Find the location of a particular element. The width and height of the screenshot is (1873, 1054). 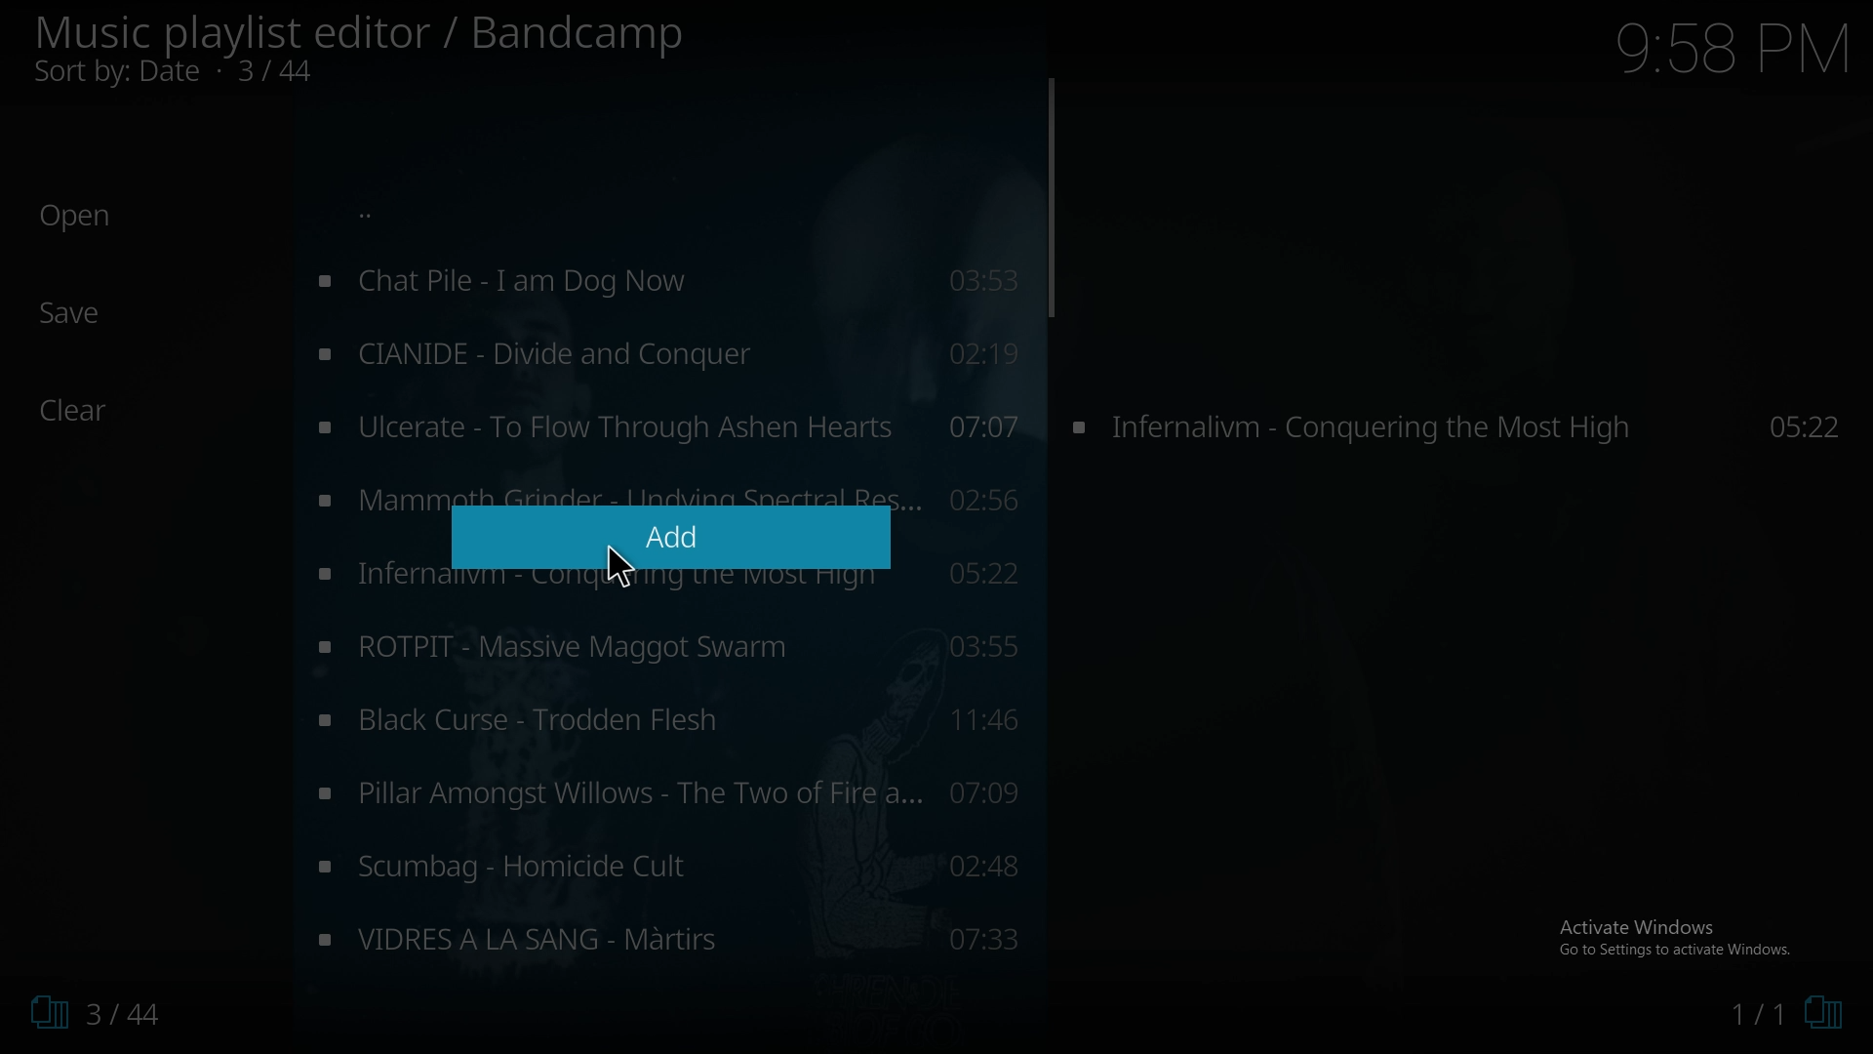

music is located at coordinates (667, 724).